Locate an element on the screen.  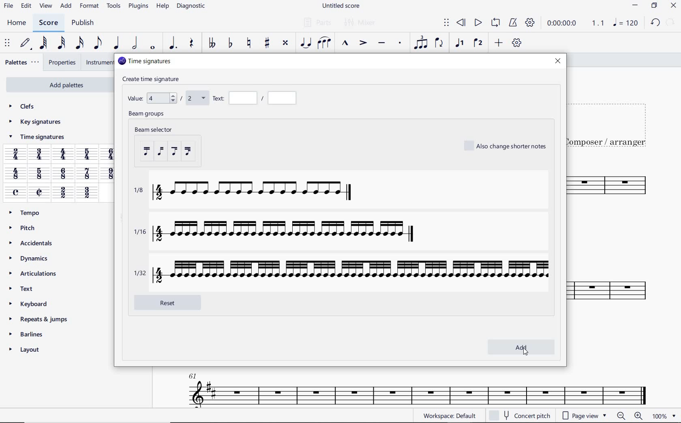
16TH NOTE is located at coordinates (78, 43).